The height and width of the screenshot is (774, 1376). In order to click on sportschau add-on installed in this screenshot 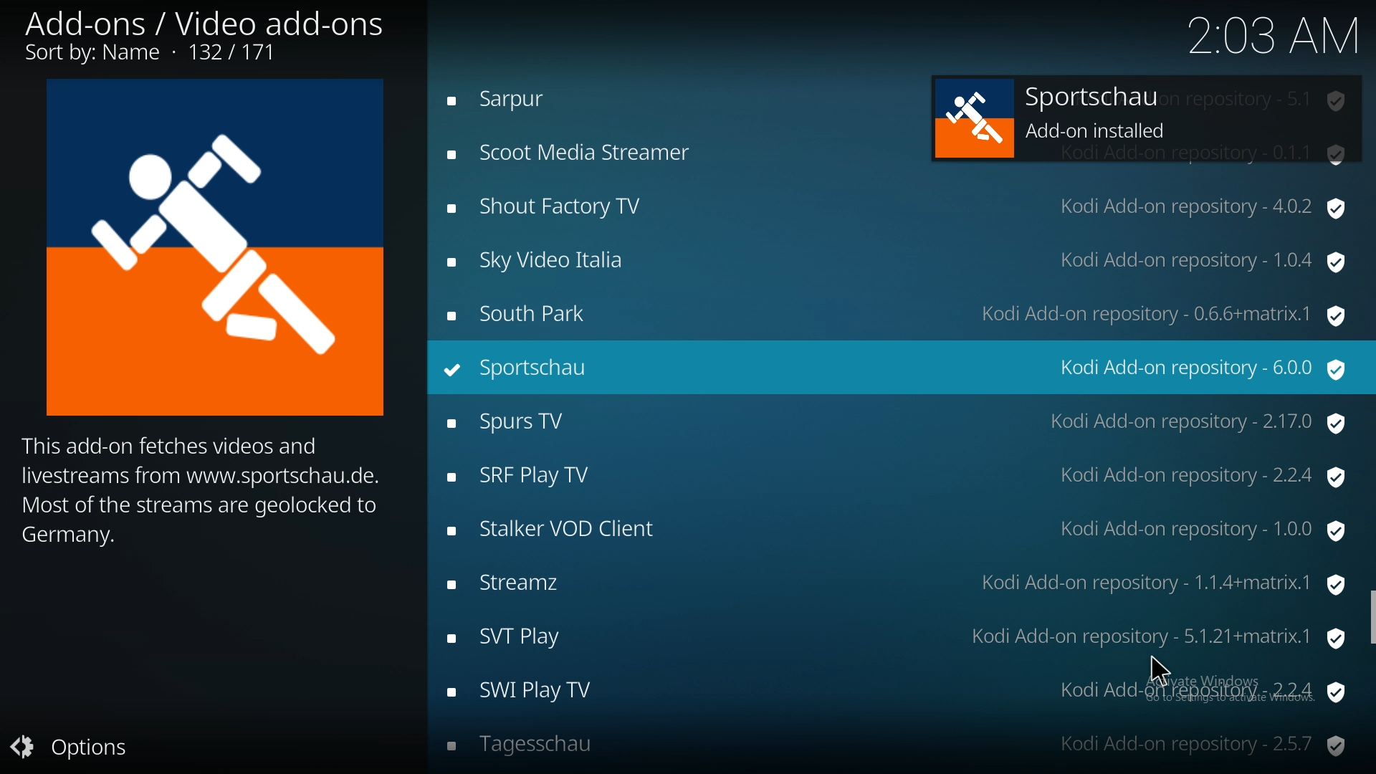, I will do `click(1145, 115)`.